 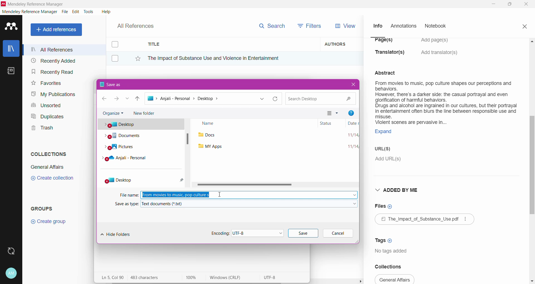 What do you see at coordinates (30, 12) in the screenshot?
I see `Mendeley Reference Manager` at bounding box center [30, 12].